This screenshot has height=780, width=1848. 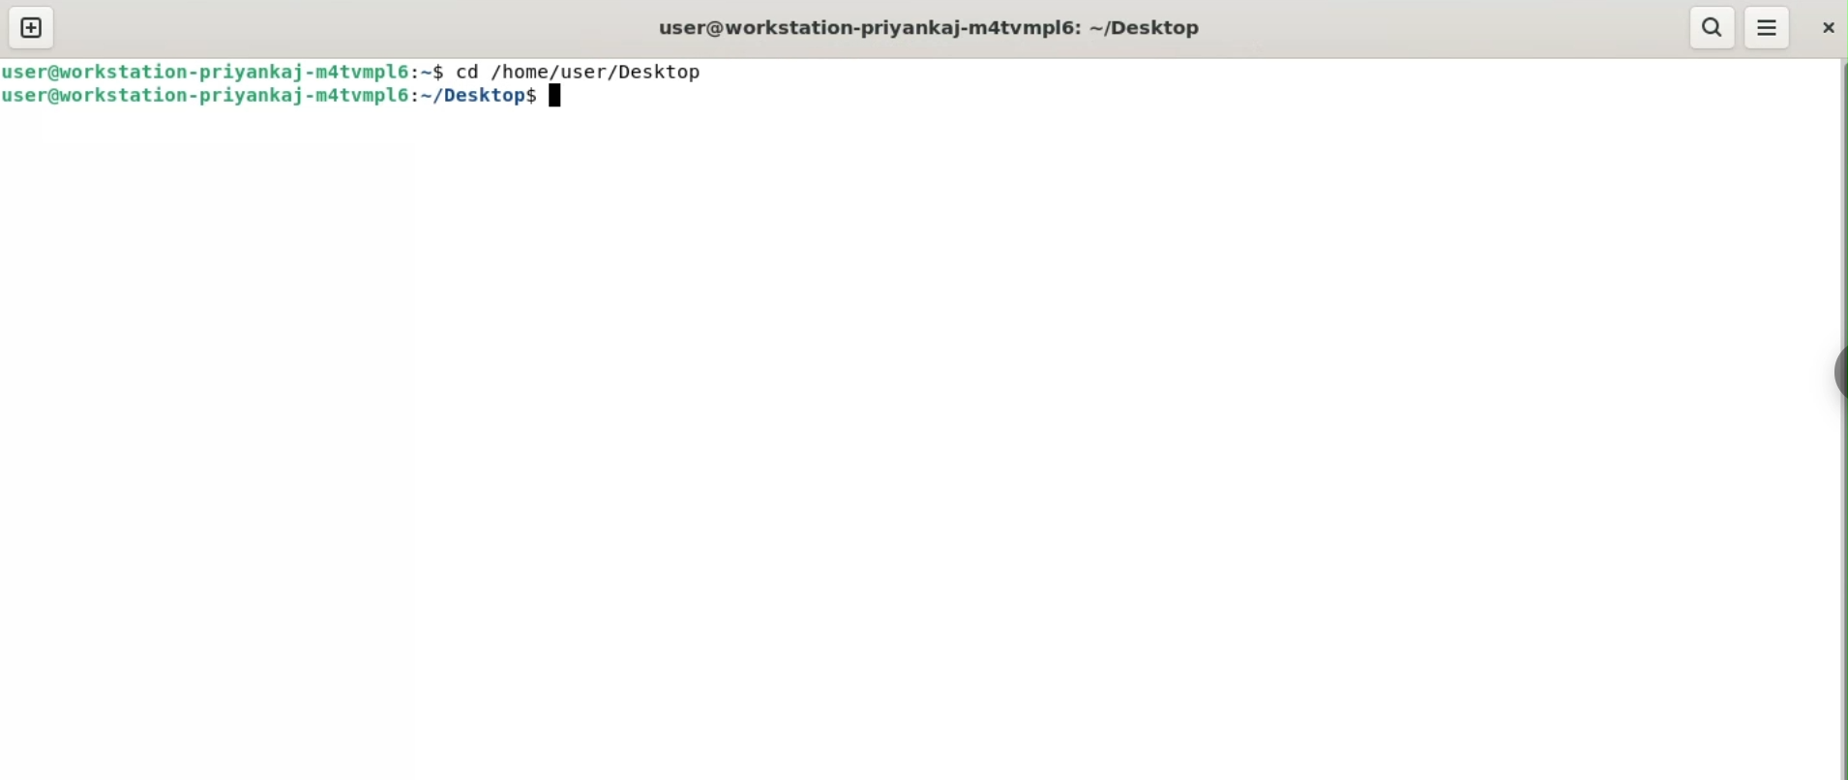 I want to click on user@workstation-priyankaj-m4tvmpl6:~, so click(x=939, y=29).